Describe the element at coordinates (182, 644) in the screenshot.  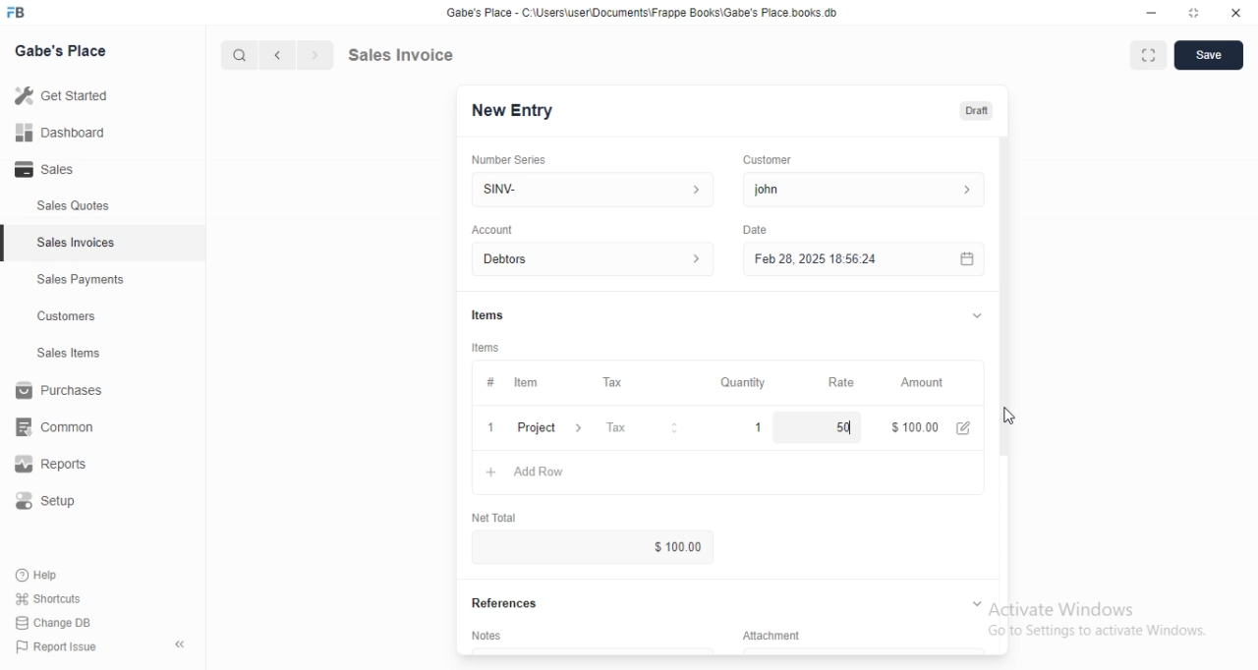
I see `collapse` at that location.